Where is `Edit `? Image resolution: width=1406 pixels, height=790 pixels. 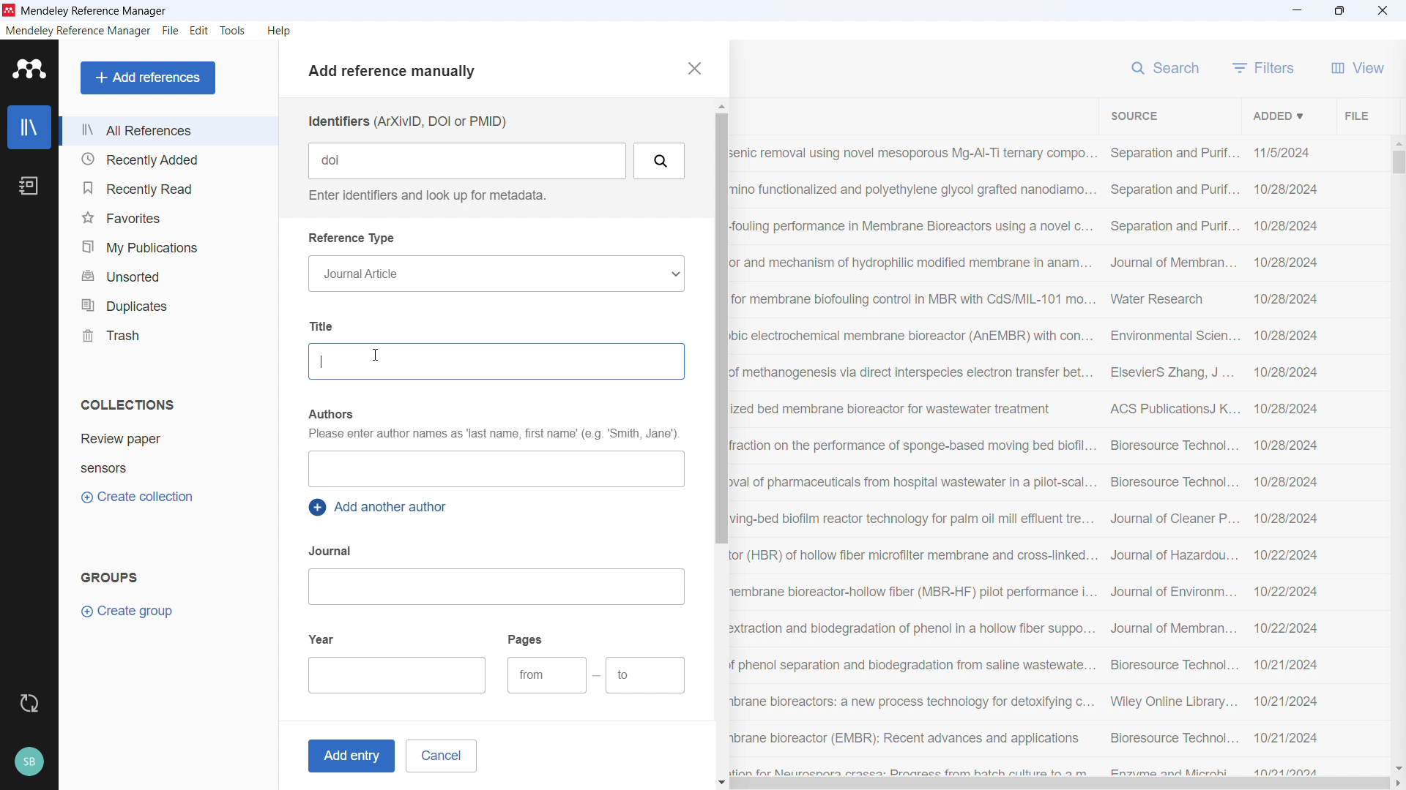
Edit  is located at coordinates (200, 31).